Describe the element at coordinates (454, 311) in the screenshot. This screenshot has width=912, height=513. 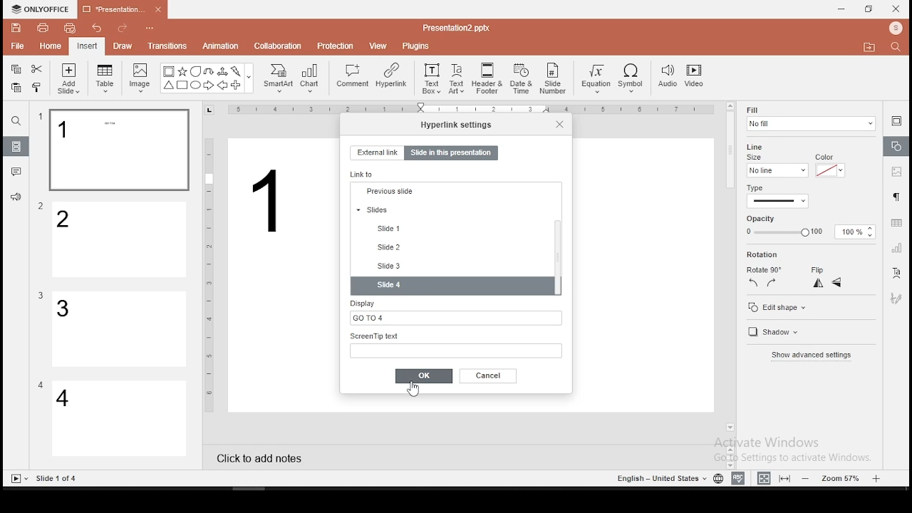
I see `display` at that location.